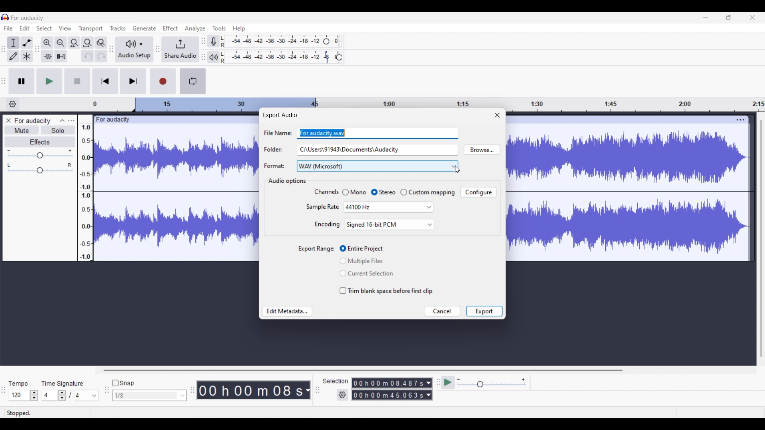 The width and height of the screenshot is (765, 430). Describe the element at coordinates (22, 81) in the screenshot. I see `Pause` at that location.